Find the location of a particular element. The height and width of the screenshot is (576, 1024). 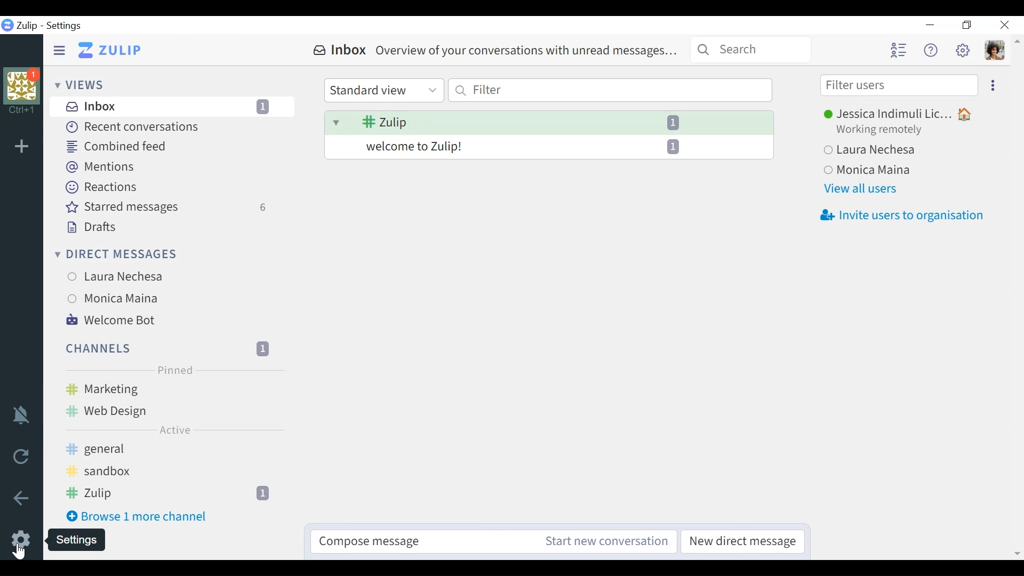

main menu is located at coordinates (964, 50).